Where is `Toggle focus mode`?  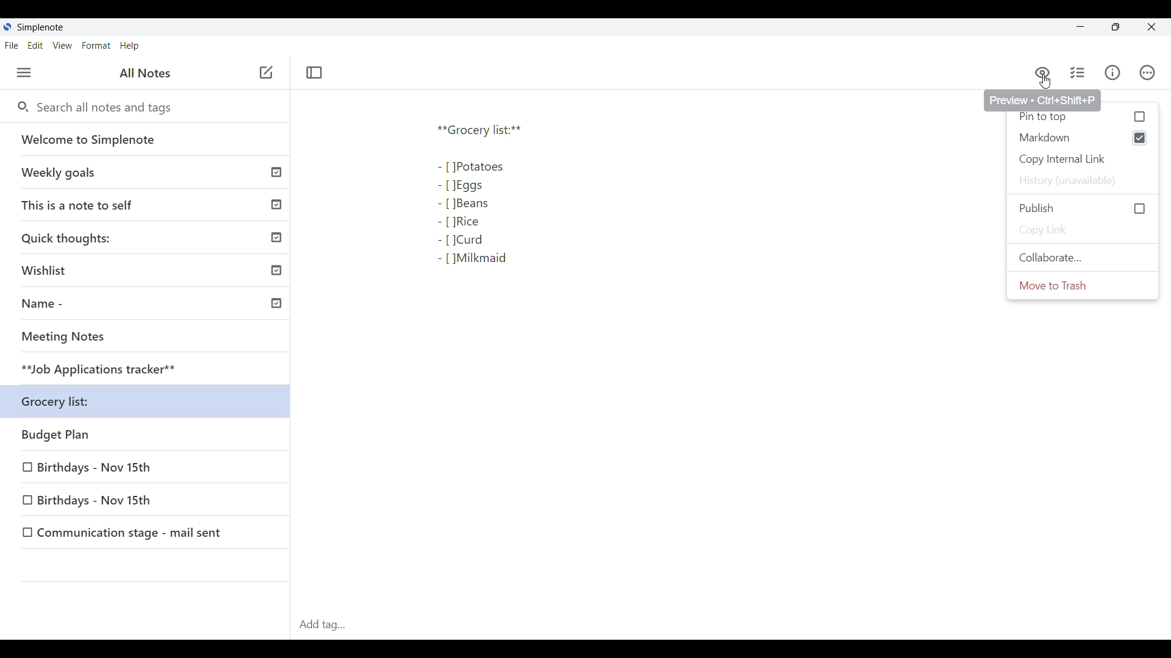 Toggle focus mode is located at coordinates (314, 73).